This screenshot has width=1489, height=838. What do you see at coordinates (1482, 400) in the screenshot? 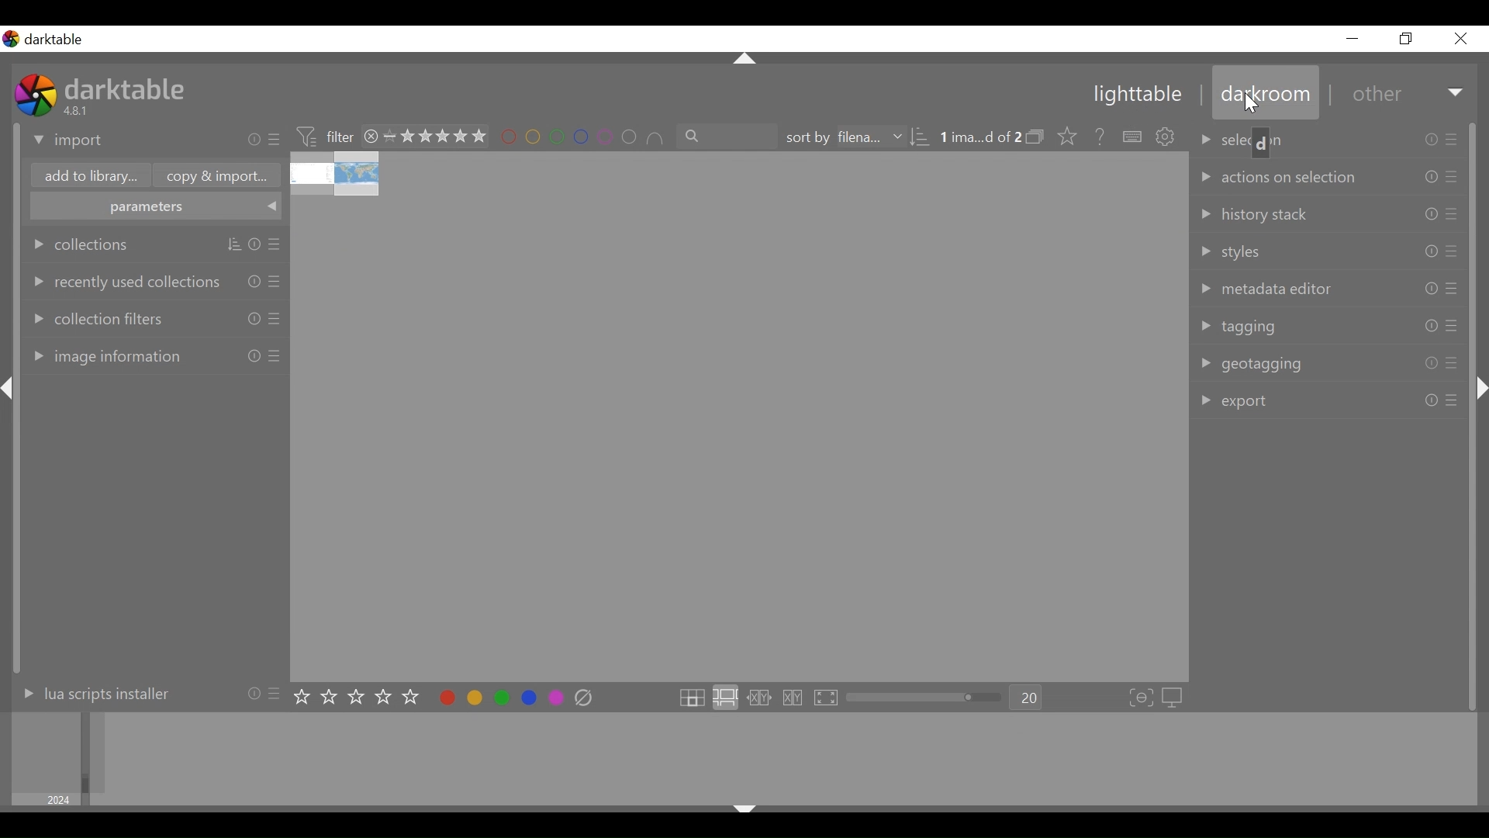
I see `` at bounding box center [1482, 400].